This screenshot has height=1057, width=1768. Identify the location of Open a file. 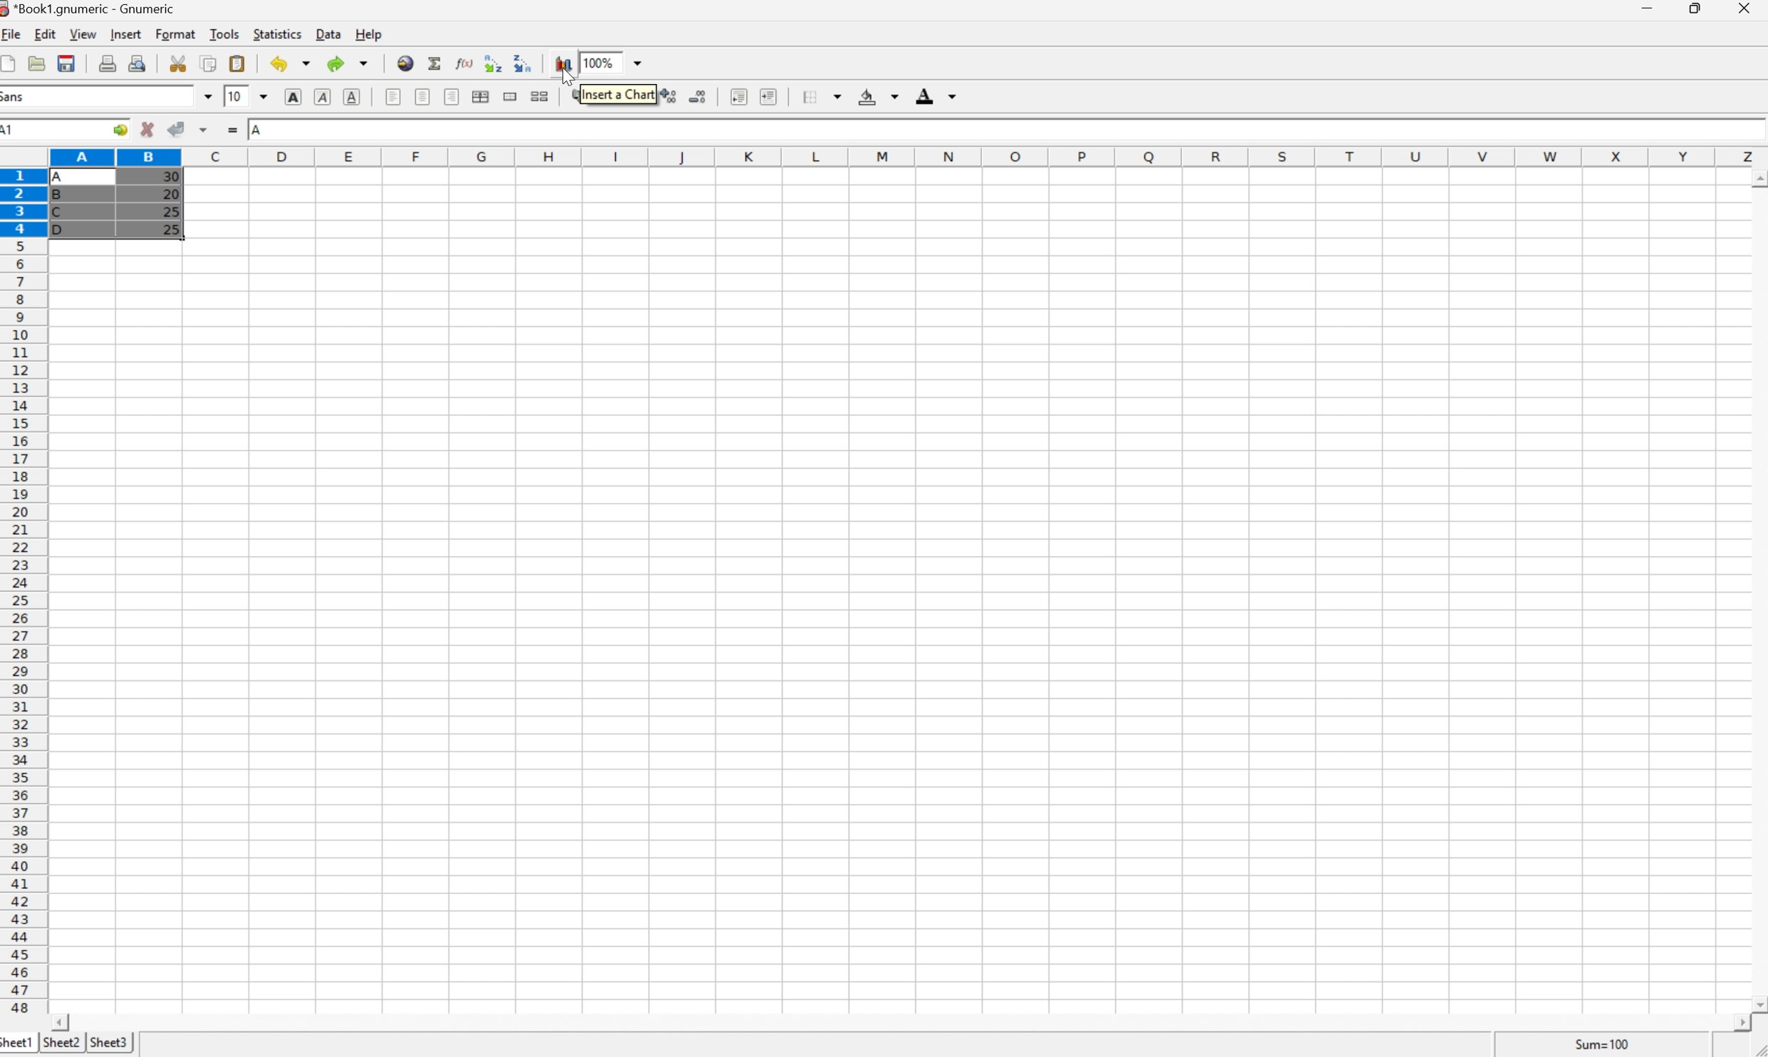
(36, 63).